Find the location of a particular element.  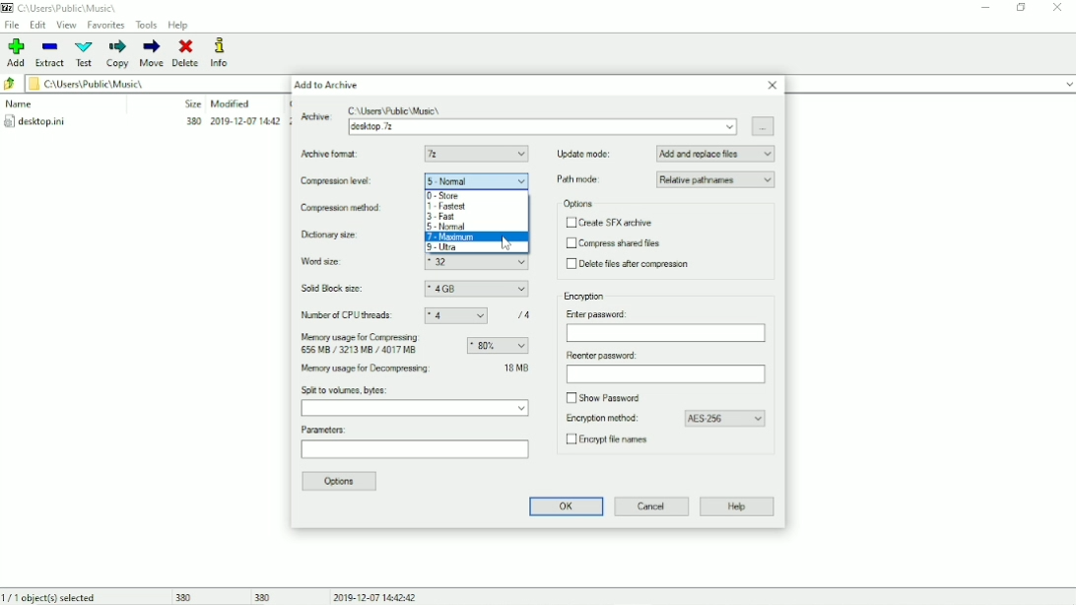

7 - Maximum is located at coordinates (478, 237).